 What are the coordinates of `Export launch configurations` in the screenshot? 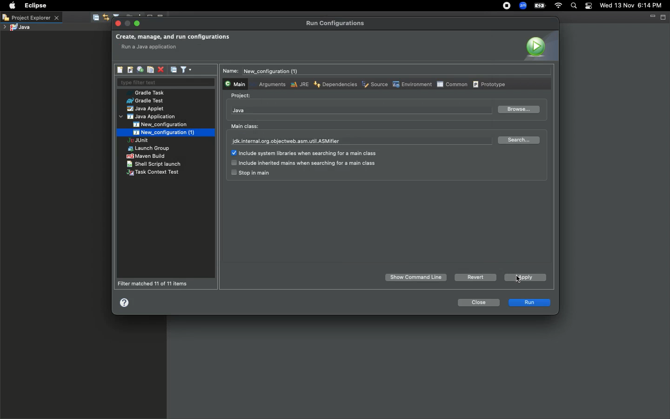 It's located at (140, 70).